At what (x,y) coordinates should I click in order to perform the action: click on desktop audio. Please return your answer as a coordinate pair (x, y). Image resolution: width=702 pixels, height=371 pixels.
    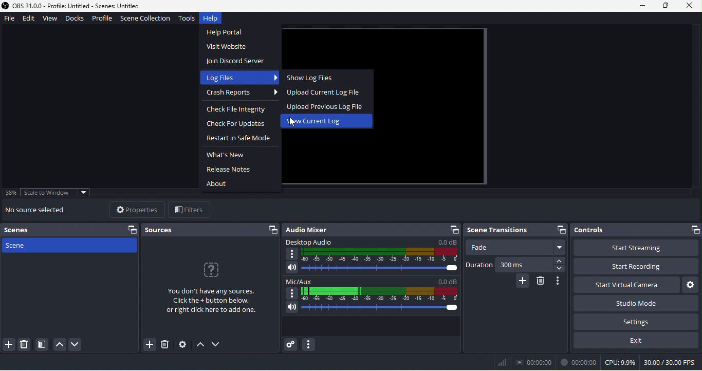
    Looking at the image, I should click on (370, 250).